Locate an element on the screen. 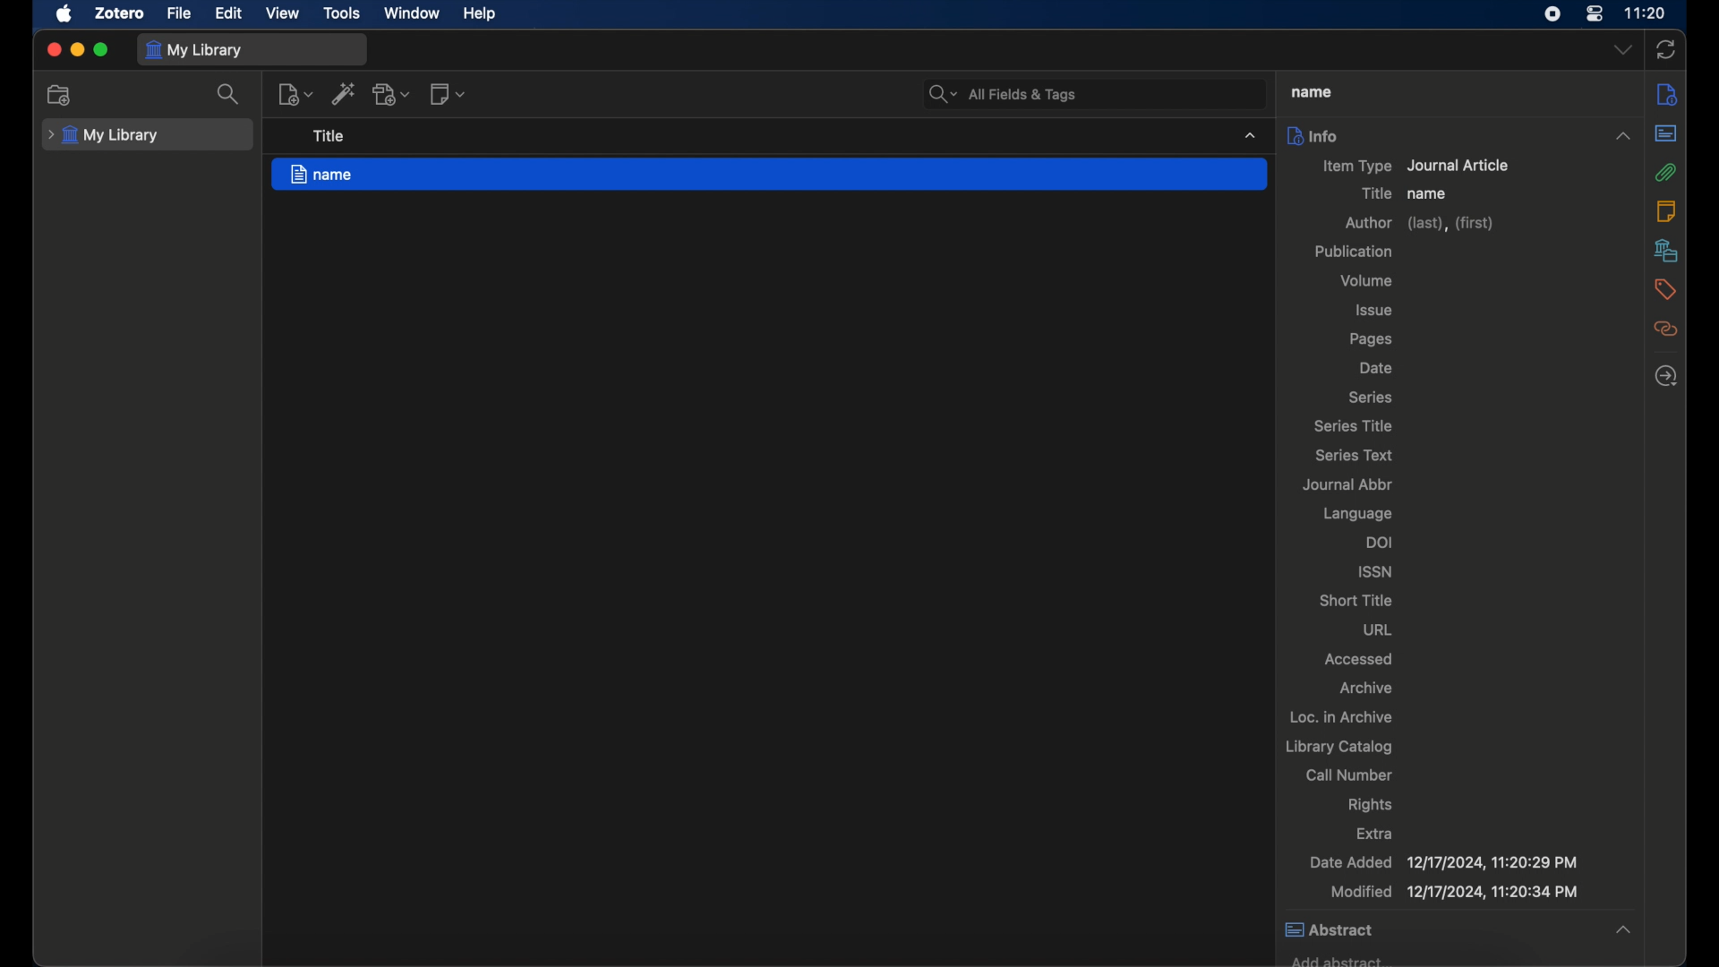 This screenshot has height=967, width=1719. url is located at coordinates (1379, 629).